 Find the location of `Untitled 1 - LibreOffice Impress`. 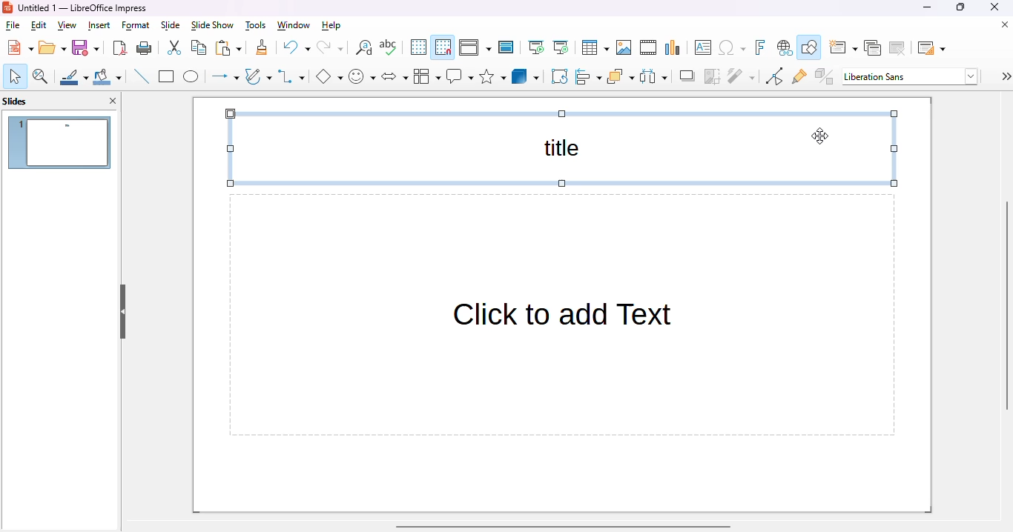

Untitled 1 - LibreOffice Impress is located at coordinates (83, 7).